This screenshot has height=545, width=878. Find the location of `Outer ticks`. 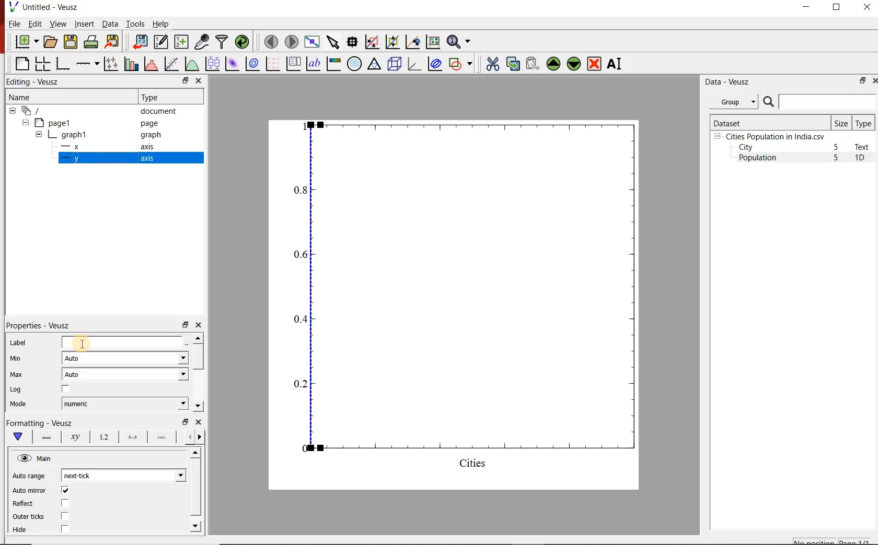

Outer ticks is located at coordinates (28, 516).